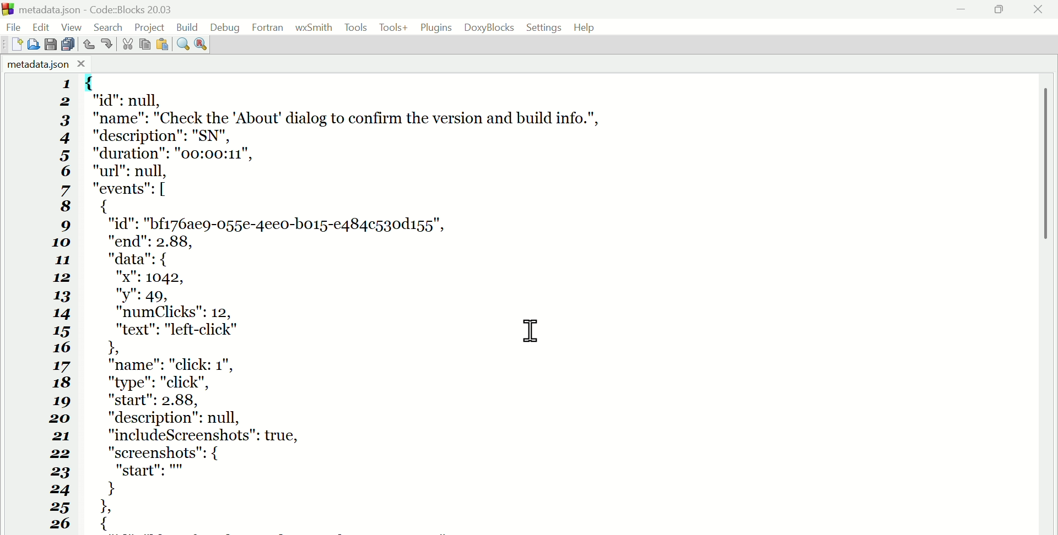 The width and height of the screenshot is (1058, 535). Describe the element at coordinates (393, 29) in the screenshot. I see `Tools` at that location.